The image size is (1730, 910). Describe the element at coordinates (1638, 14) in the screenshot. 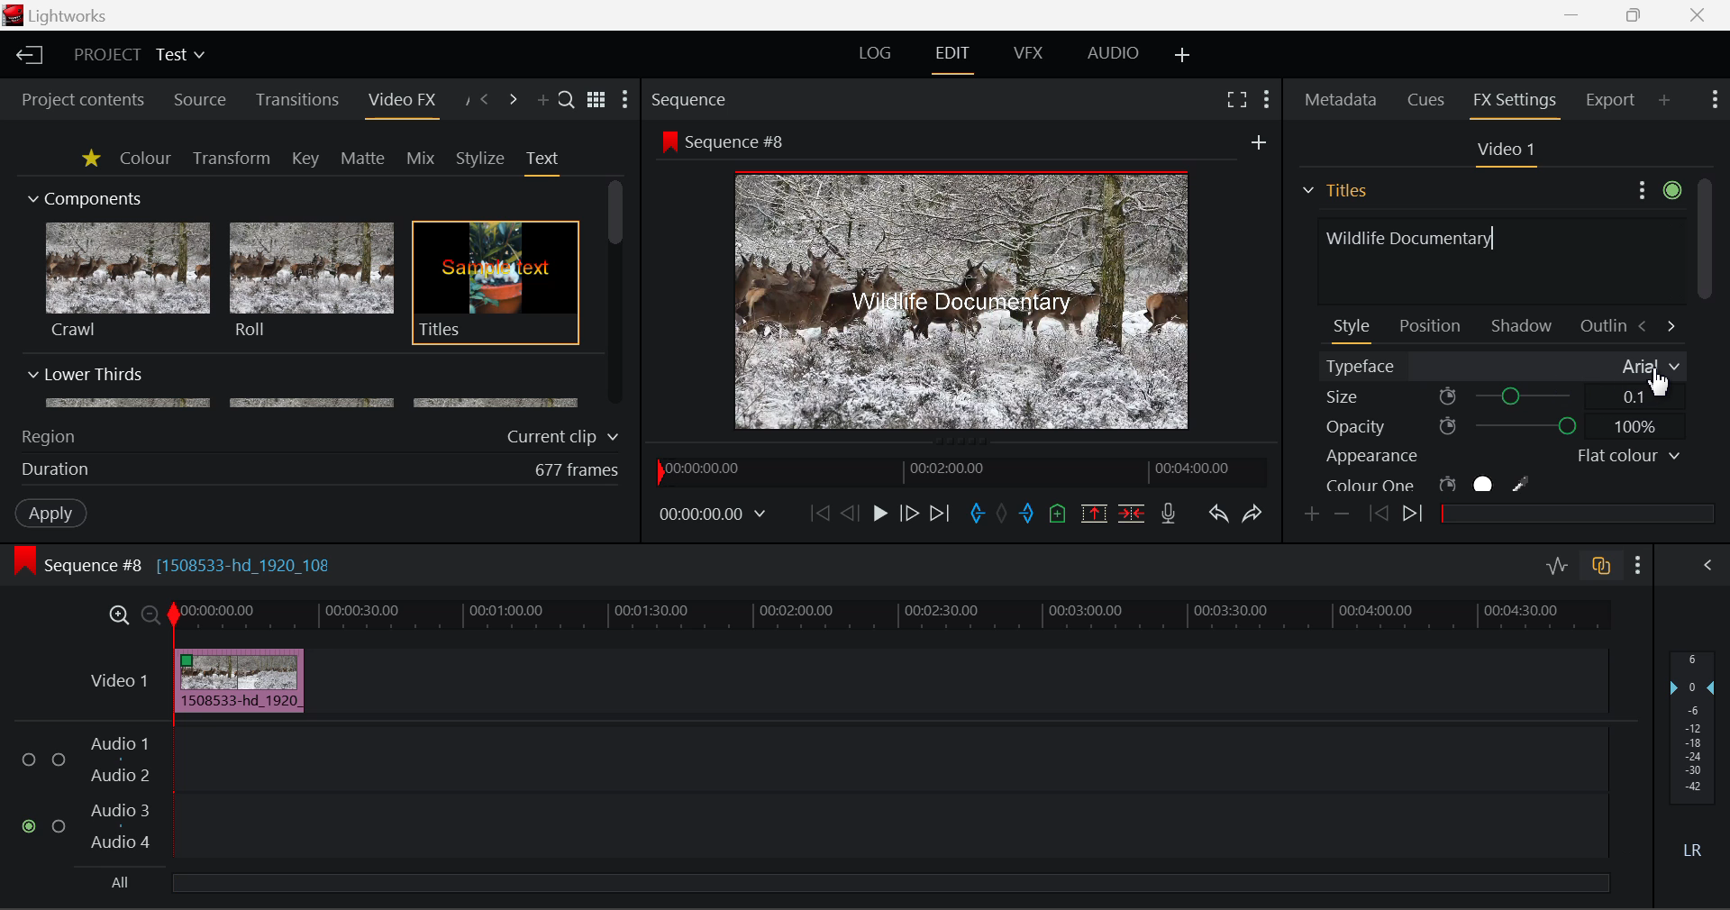

I see `Minimize` at that location.